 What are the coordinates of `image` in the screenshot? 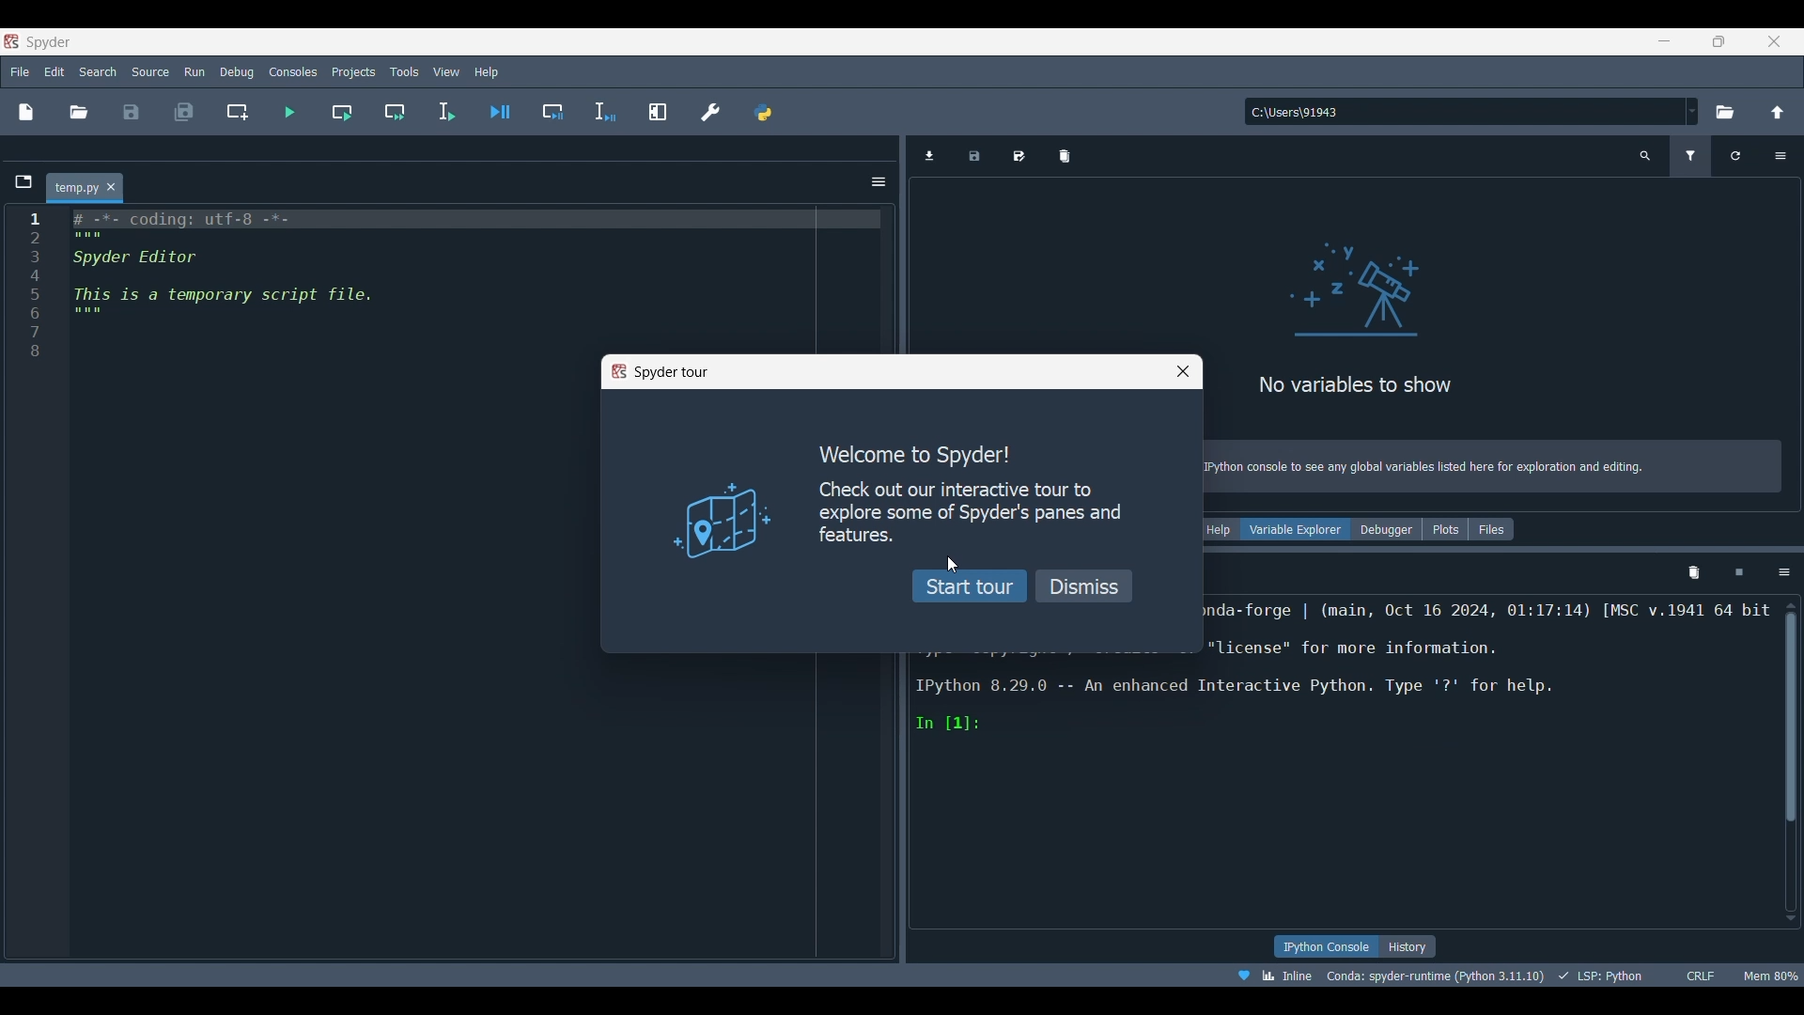 It's located at (724, 523).